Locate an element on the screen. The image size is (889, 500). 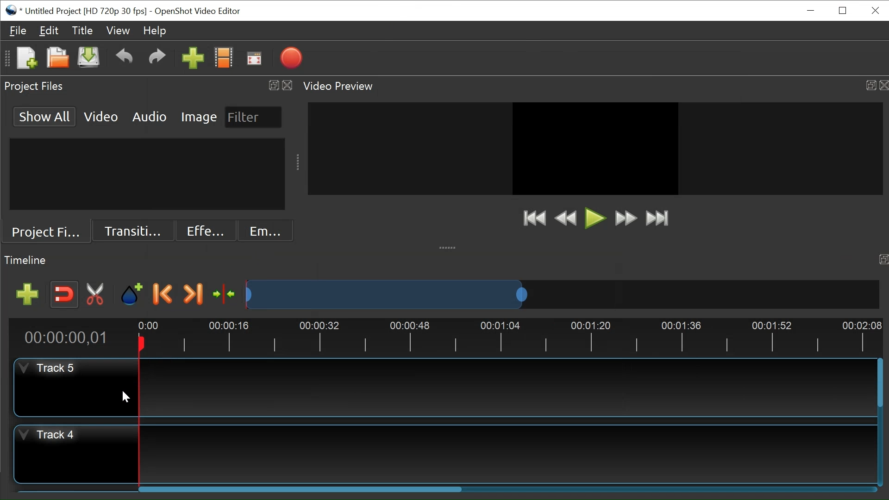
OpenShot Video Editor is located at coordinates (200, 12).